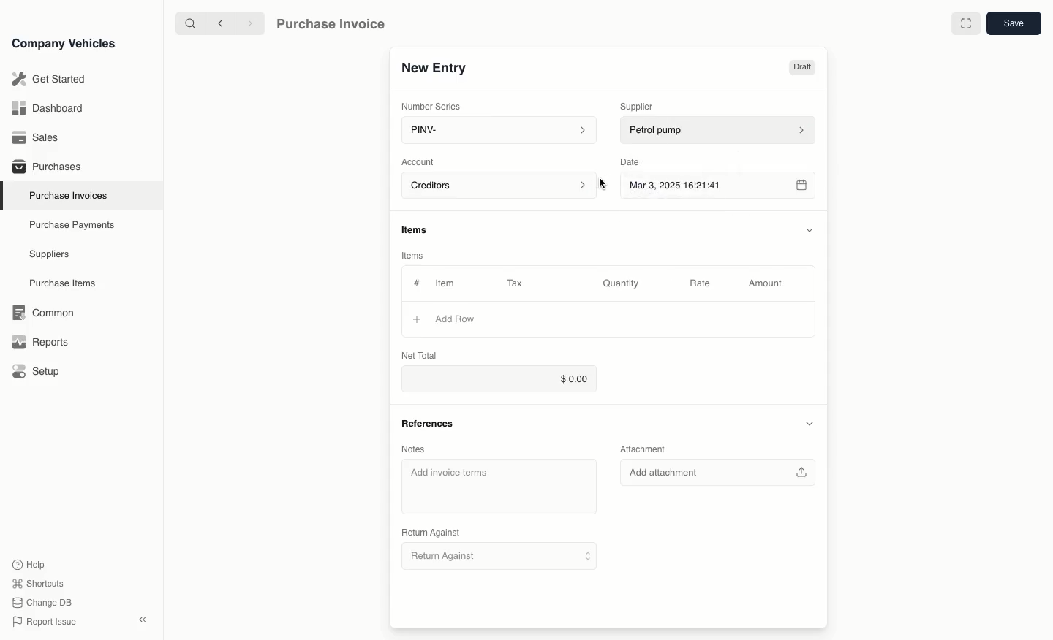 The height and width of the screenshot is (640, 1053). Describe the element at coordinates (64, 43) in the screenshot. I see `Company Vehicles` at that location.